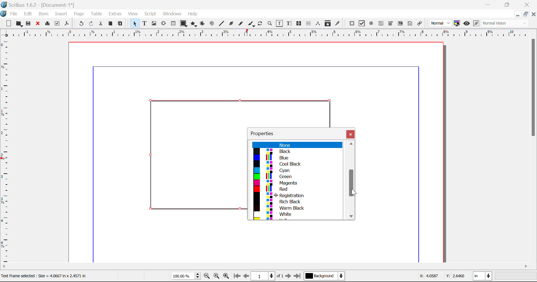 The height and width of the screenshot is (282, 537). What do you see at coordinates (8, 23) in the screenshot?
I see `New` at bounding box center [8, 23].